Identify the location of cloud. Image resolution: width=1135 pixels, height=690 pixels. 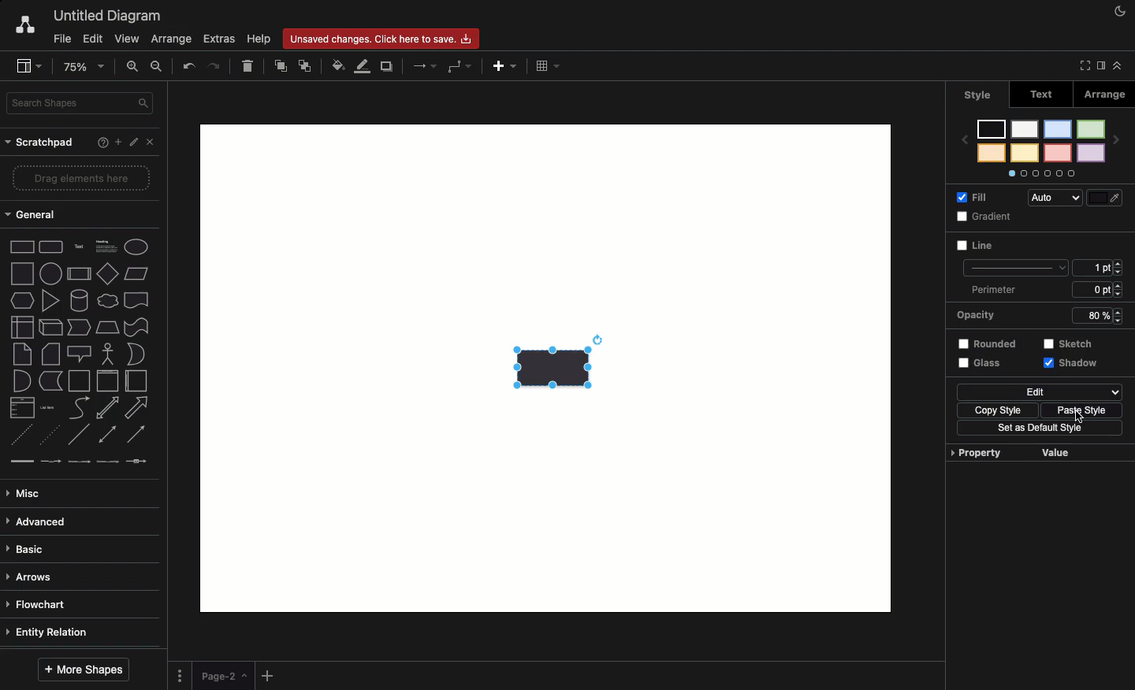
(106, 302).